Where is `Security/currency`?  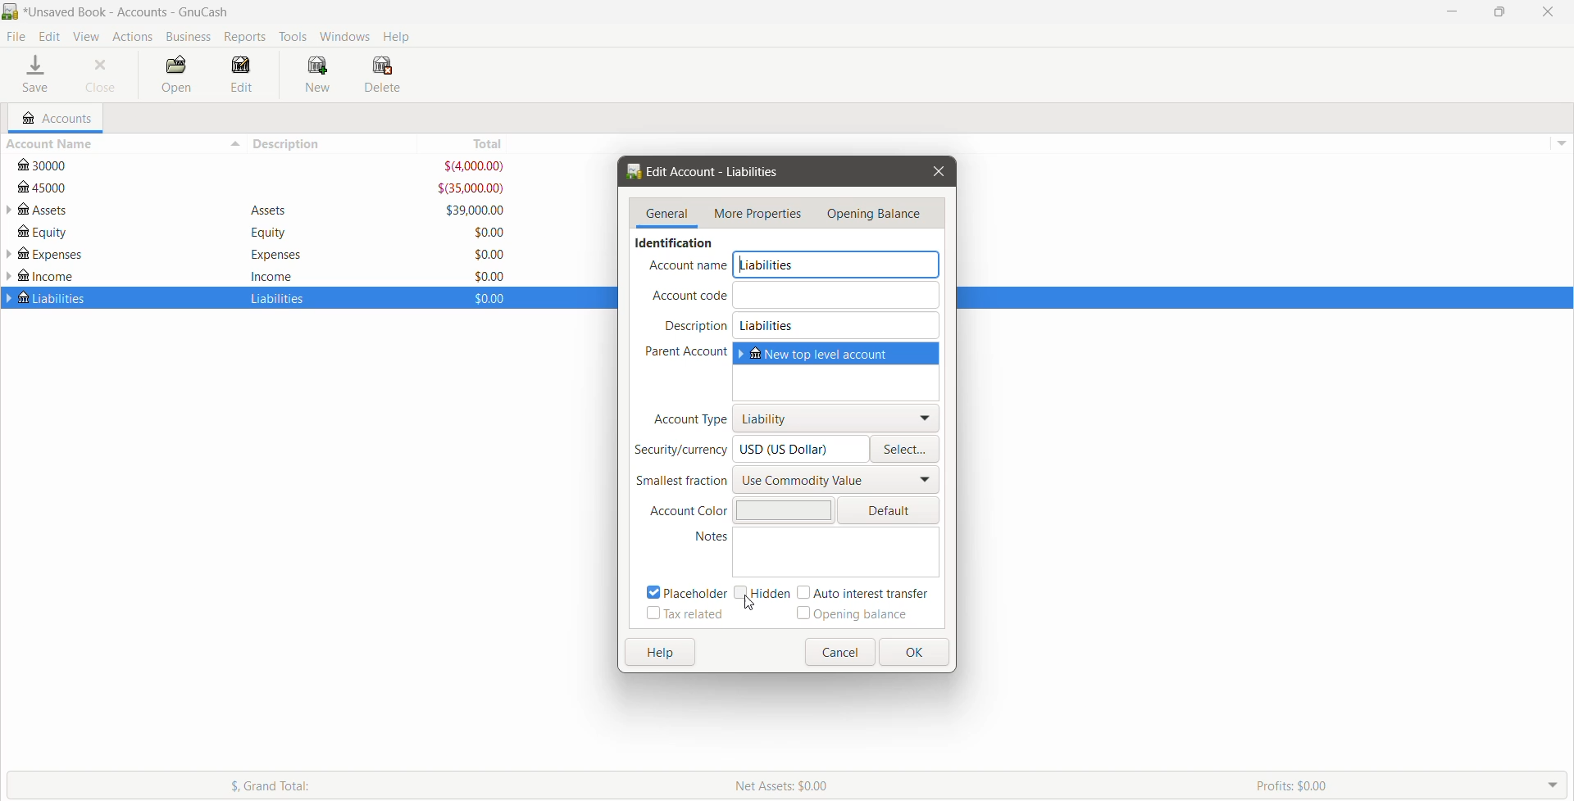 Security/currency is located at coordinates (680, 450).